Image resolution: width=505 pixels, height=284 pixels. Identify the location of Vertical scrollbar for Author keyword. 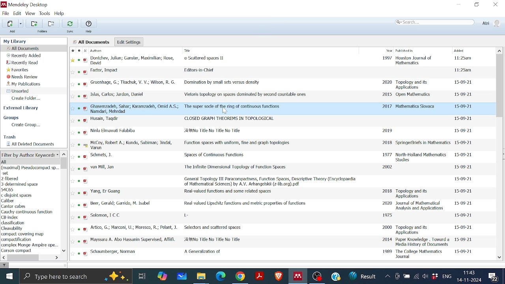
(64, 163).